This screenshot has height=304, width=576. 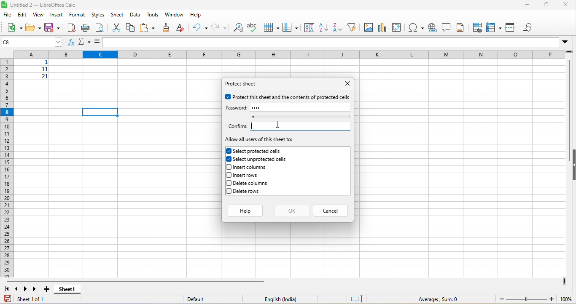 I want to click on insert, so click(x=57, y=15).